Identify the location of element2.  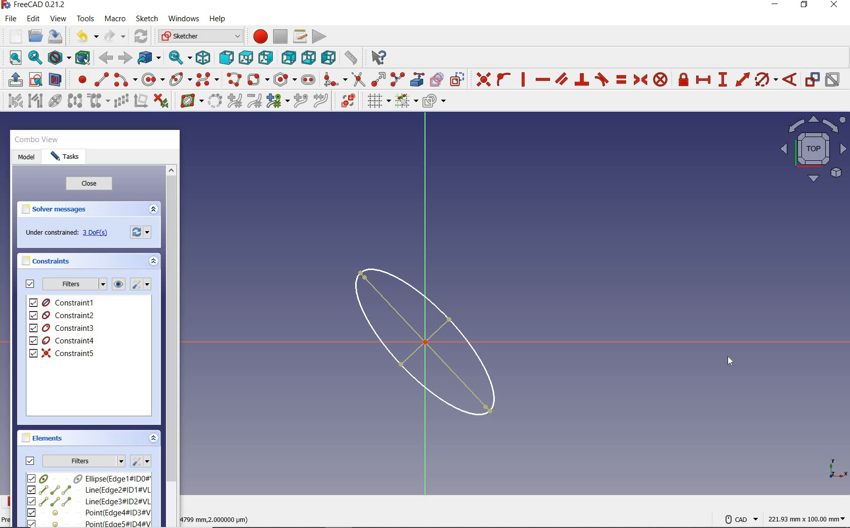
(89, 490).